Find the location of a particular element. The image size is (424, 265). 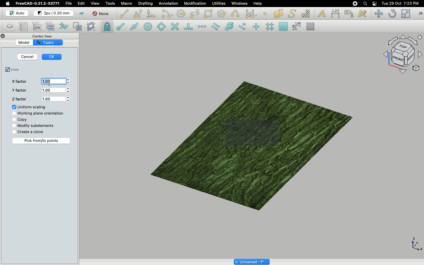

Project name is located at coordinates (252, 261).